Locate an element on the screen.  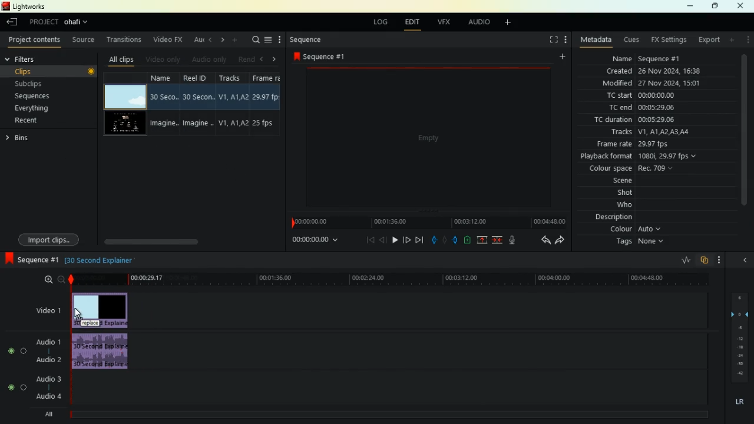
description is located at coordinates (613, 217).